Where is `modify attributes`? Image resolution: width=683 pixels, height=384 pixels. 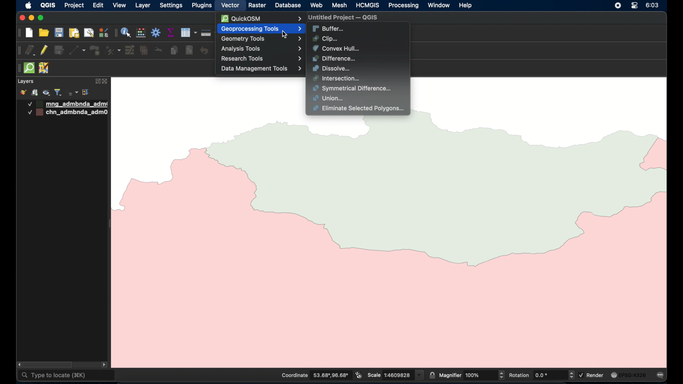 modify attributes is located at coordinates (130, 50).